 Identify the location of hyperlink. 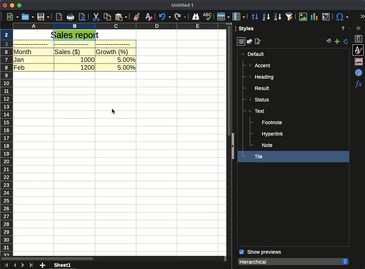
(273, 134).